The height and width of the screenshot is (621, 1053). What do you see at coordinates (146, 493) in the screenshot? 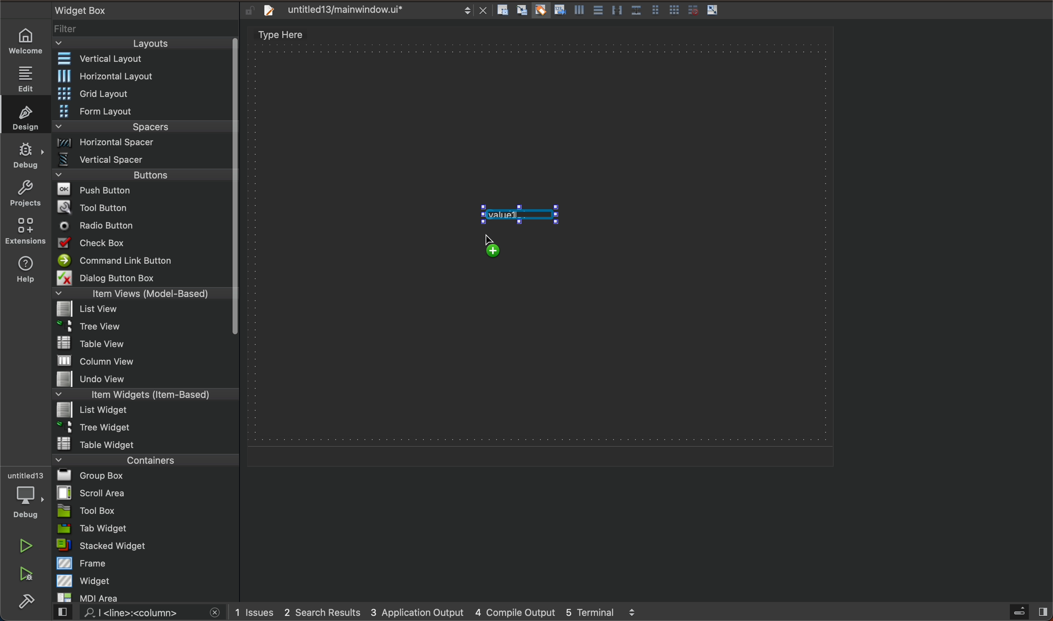
I see `scroll area` at bounding box center [146, 493].